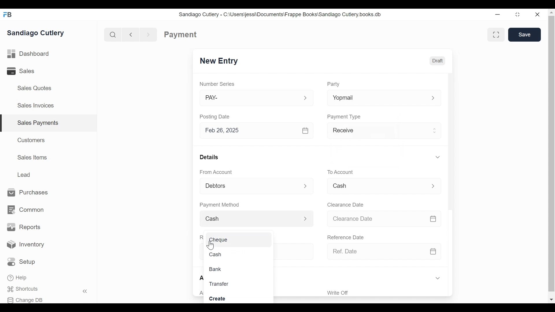  Describe the element at coordinates (306, 130) in the screenshot. I see `Calendar` at that location.